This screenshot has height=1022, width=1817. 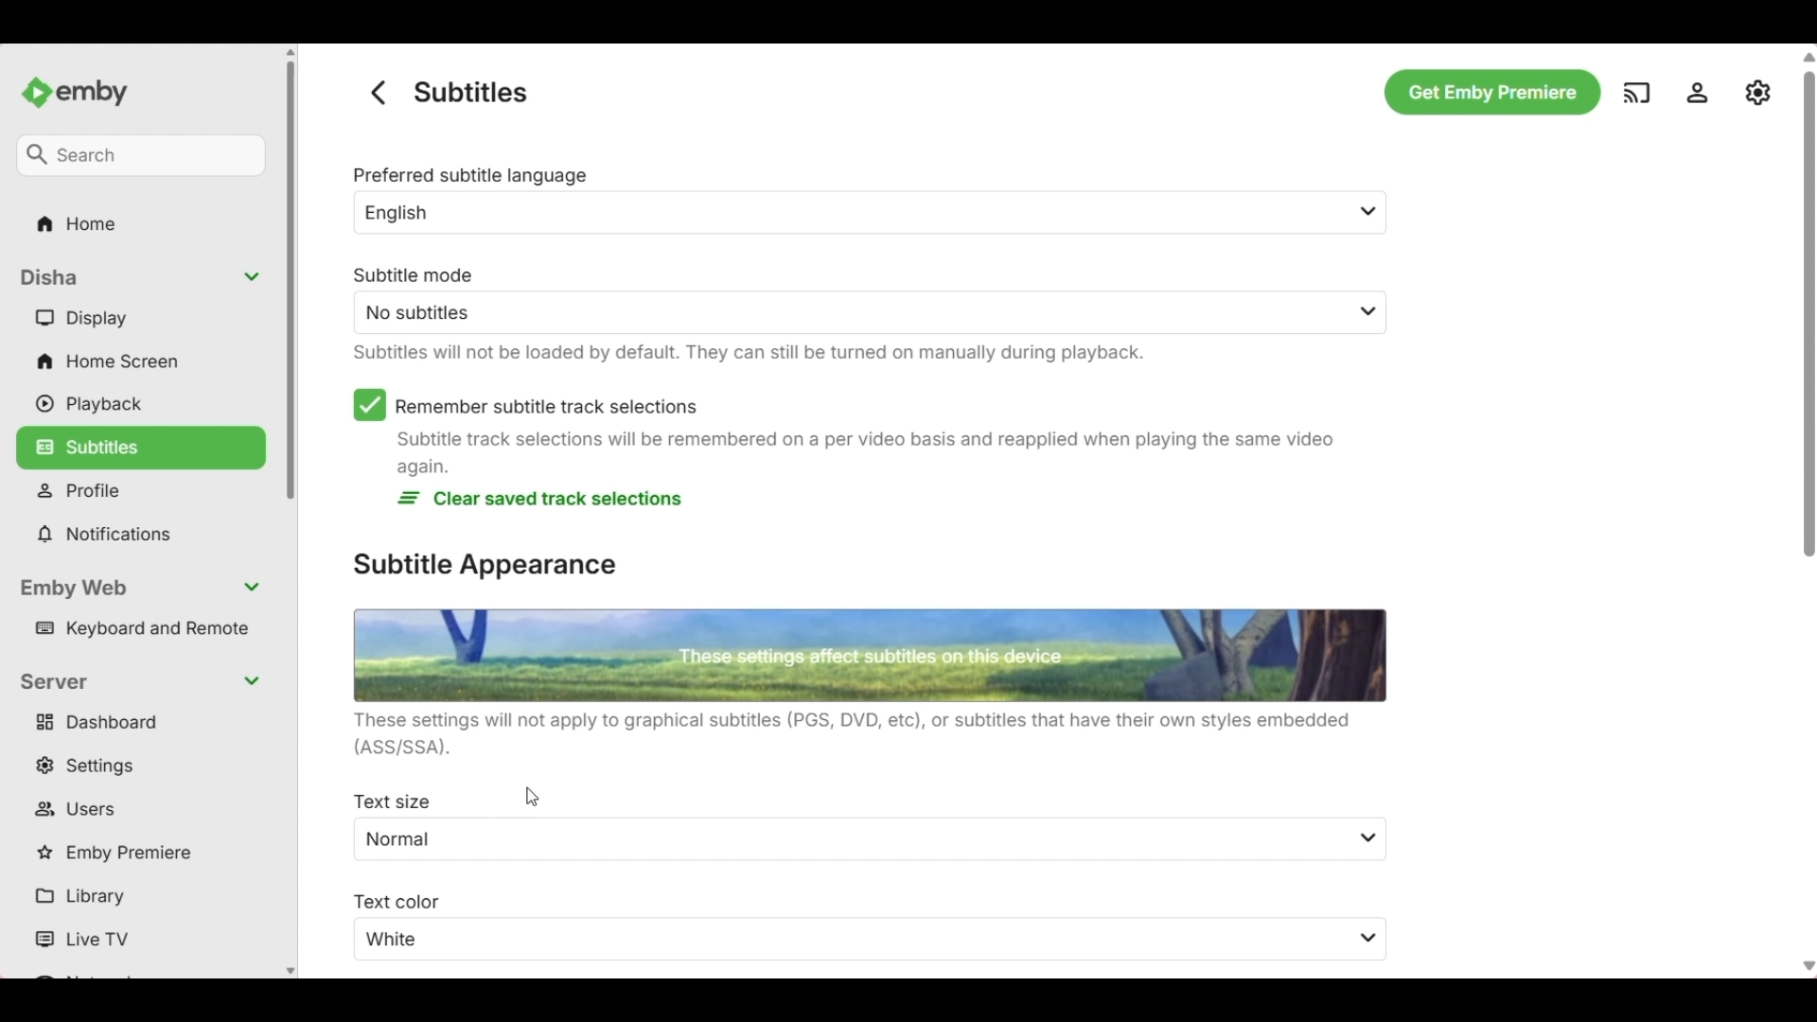 I want to click on , so click(x=72, y=222).